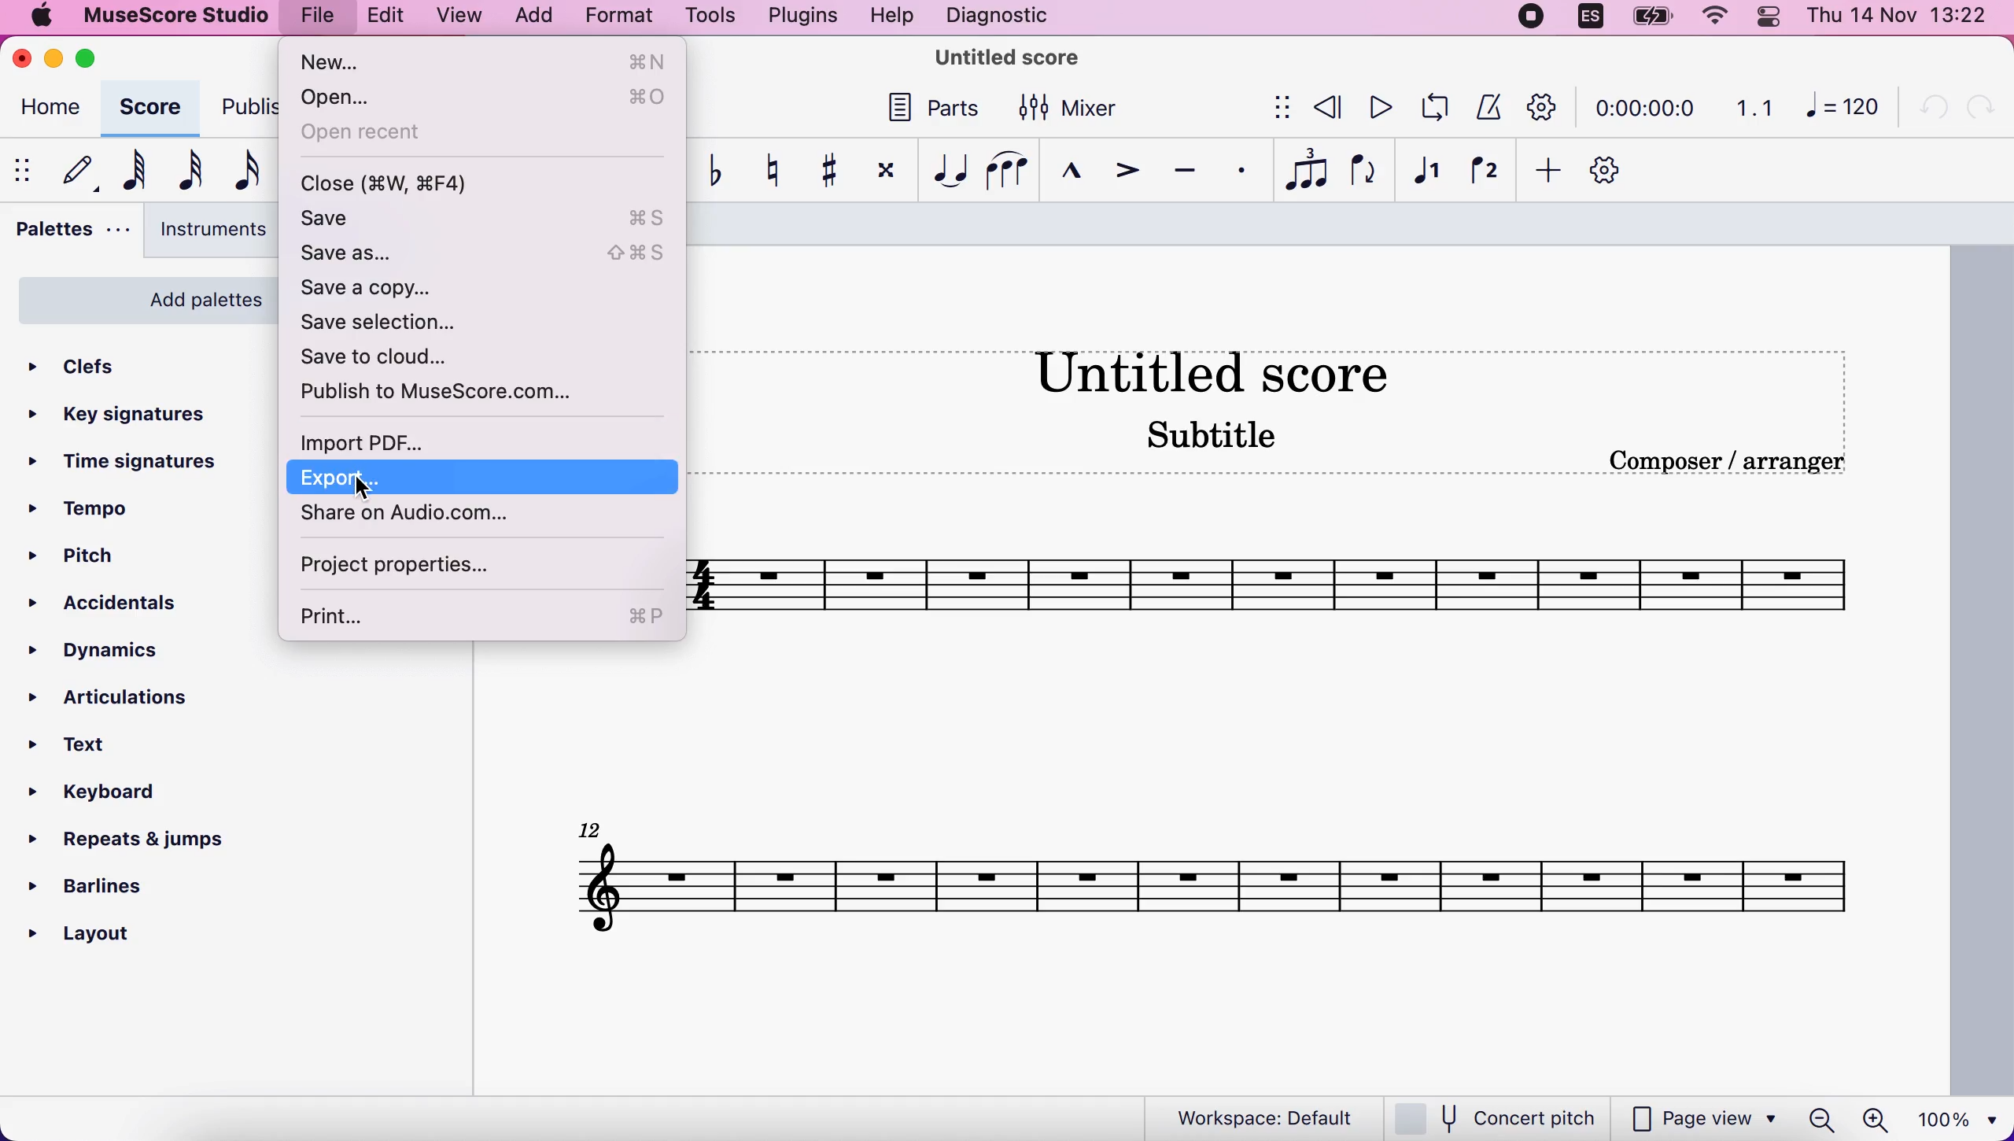  What do you see at coordinates (116, 551) in the screenshot?
I see `pitch` at bounding box center [116, 551].